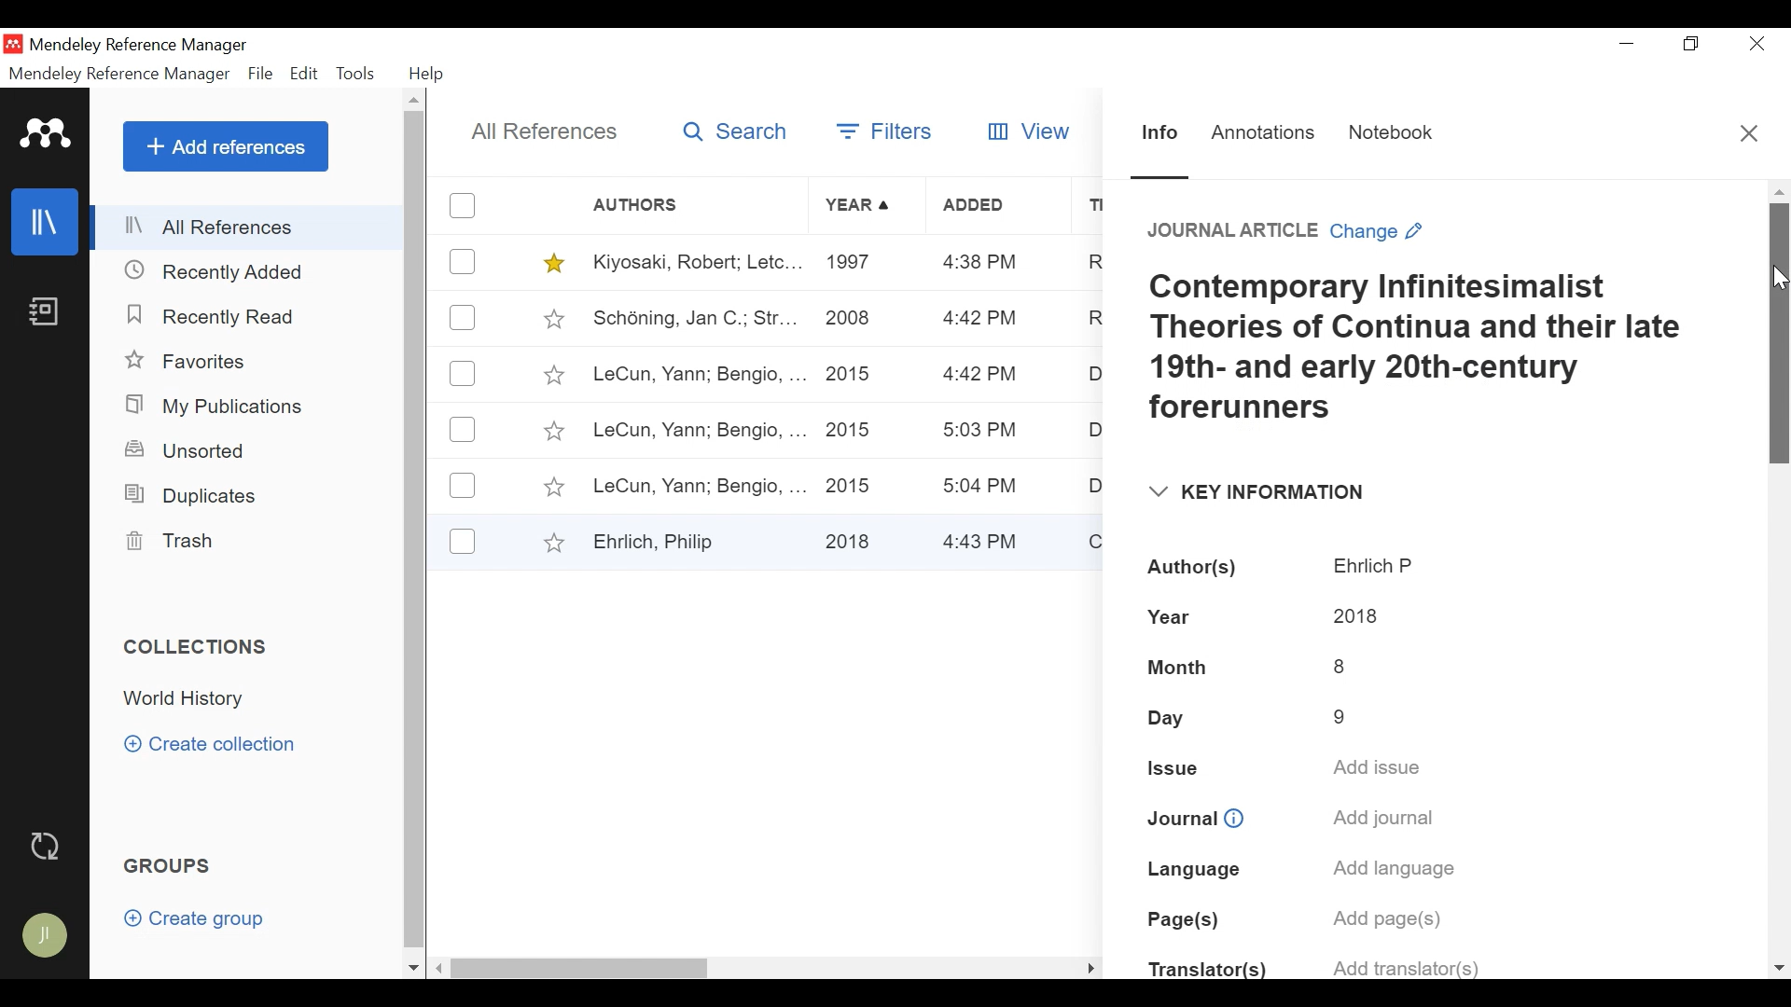  Describe the element at coordinates (1418, 351) in the screenshot. I see `Contemporary Infinitesimalist Theories of Continua and their late 19th- and early 20th-century forerunners` at that location.